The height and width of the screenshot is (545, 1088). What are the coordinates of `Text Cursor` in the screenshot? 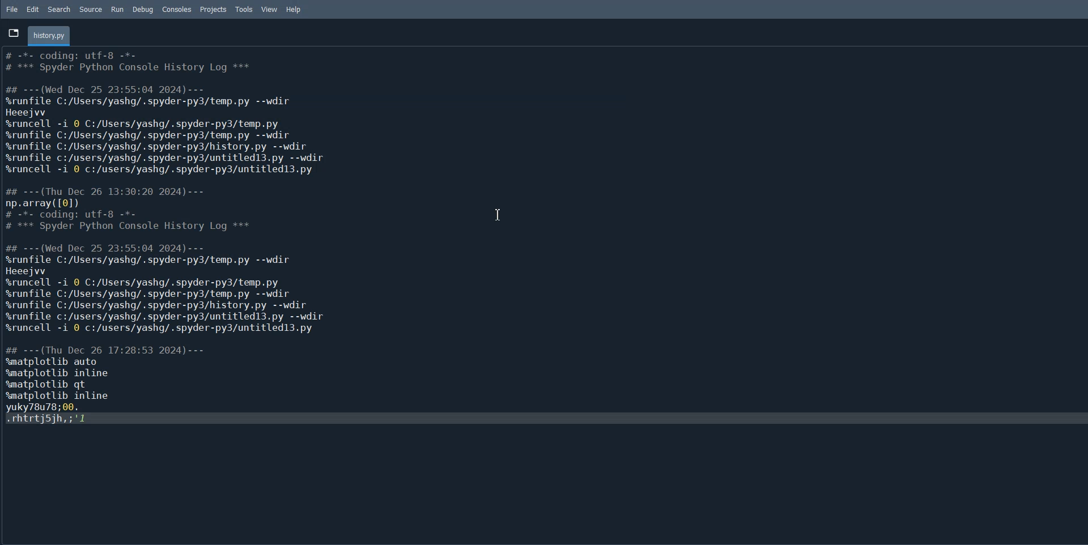 It's located at (500, 216).